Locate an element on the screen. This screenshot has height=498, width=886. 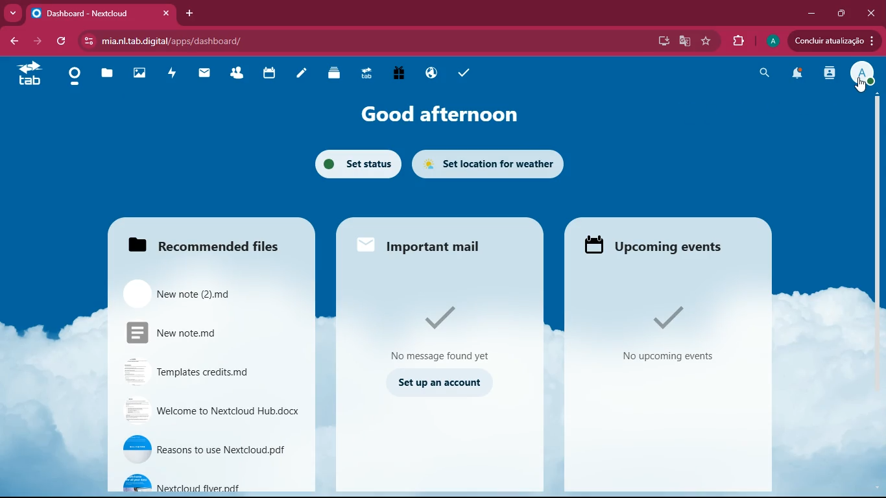
minimize is located at coordinates (811, 14).